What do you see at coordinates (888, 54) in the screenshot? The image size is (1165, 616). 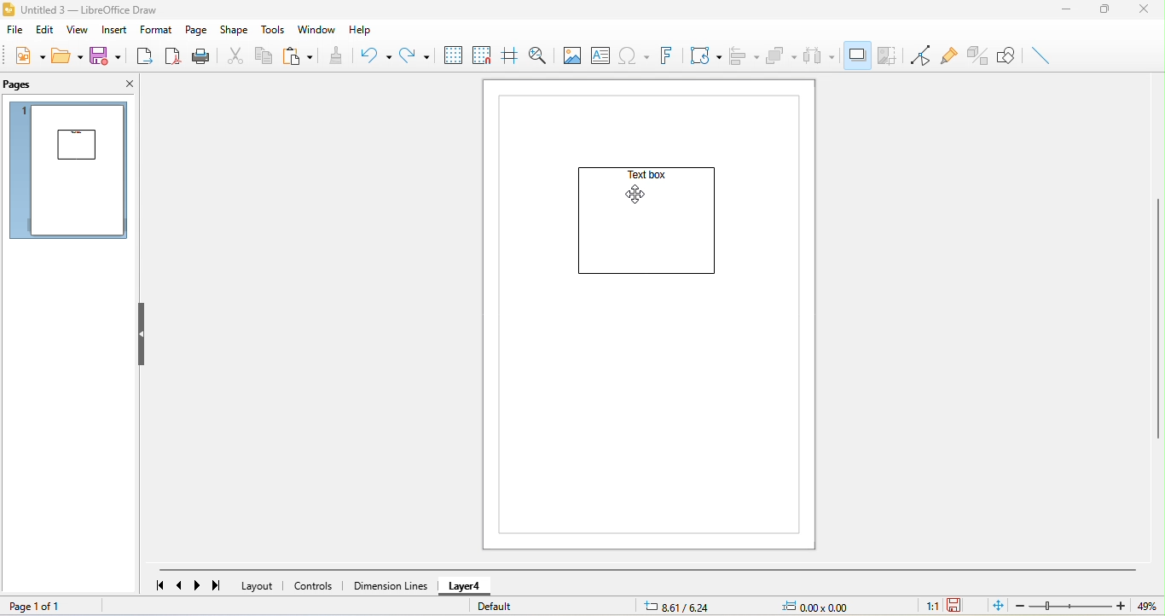 I see `crop image` at bounding box center [888, 54].